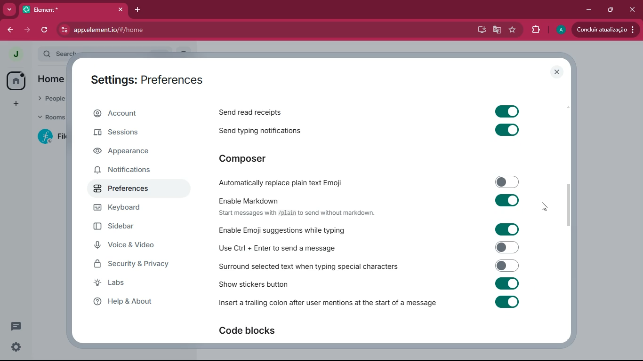 This screenshot has width=643, height=361. I want to click on scroll bar, so click(570, 206).